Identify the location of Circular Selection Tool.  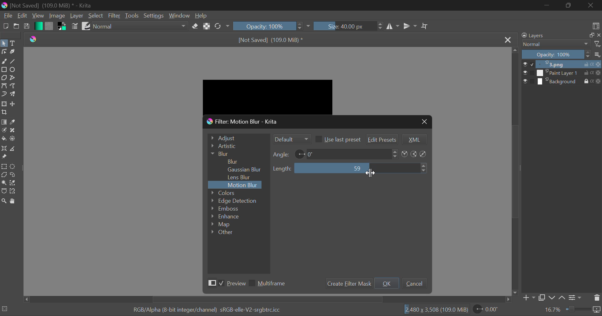
(14, 167).